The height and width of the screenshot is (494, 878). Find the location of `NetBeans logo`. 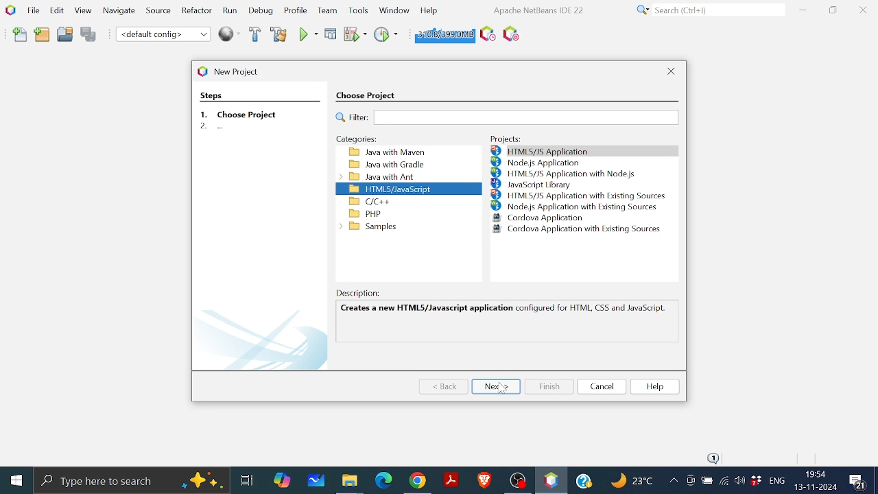

NetBeans logo is located at coordinates (10, 10).